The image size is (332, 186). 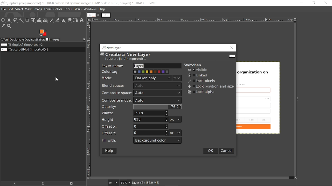 What do you see at coordinates (108, 113) in the screenshot?
I see `‘Width:` at bounding box center [108, 113].